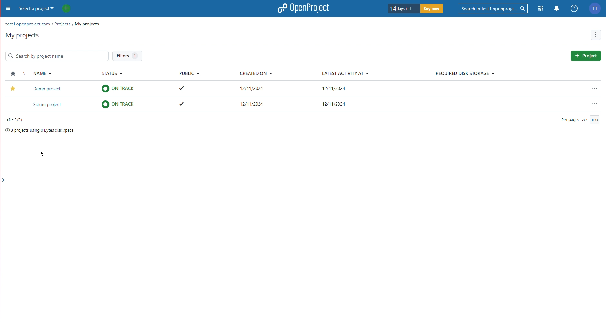  I want to click on Results number, so click(16, 120).